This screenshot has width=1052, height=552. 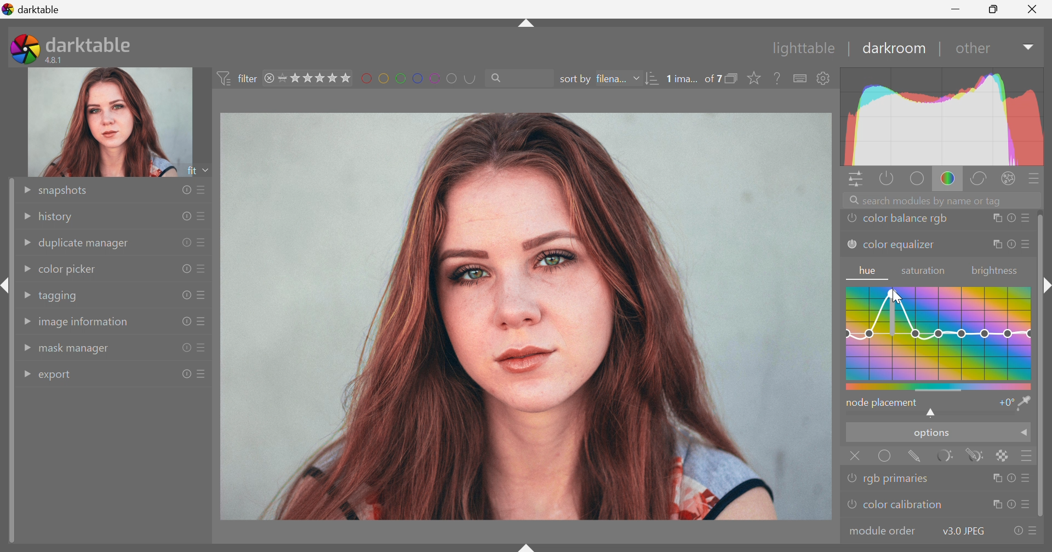 I want to click on tagging, so click(x=60, y=296).